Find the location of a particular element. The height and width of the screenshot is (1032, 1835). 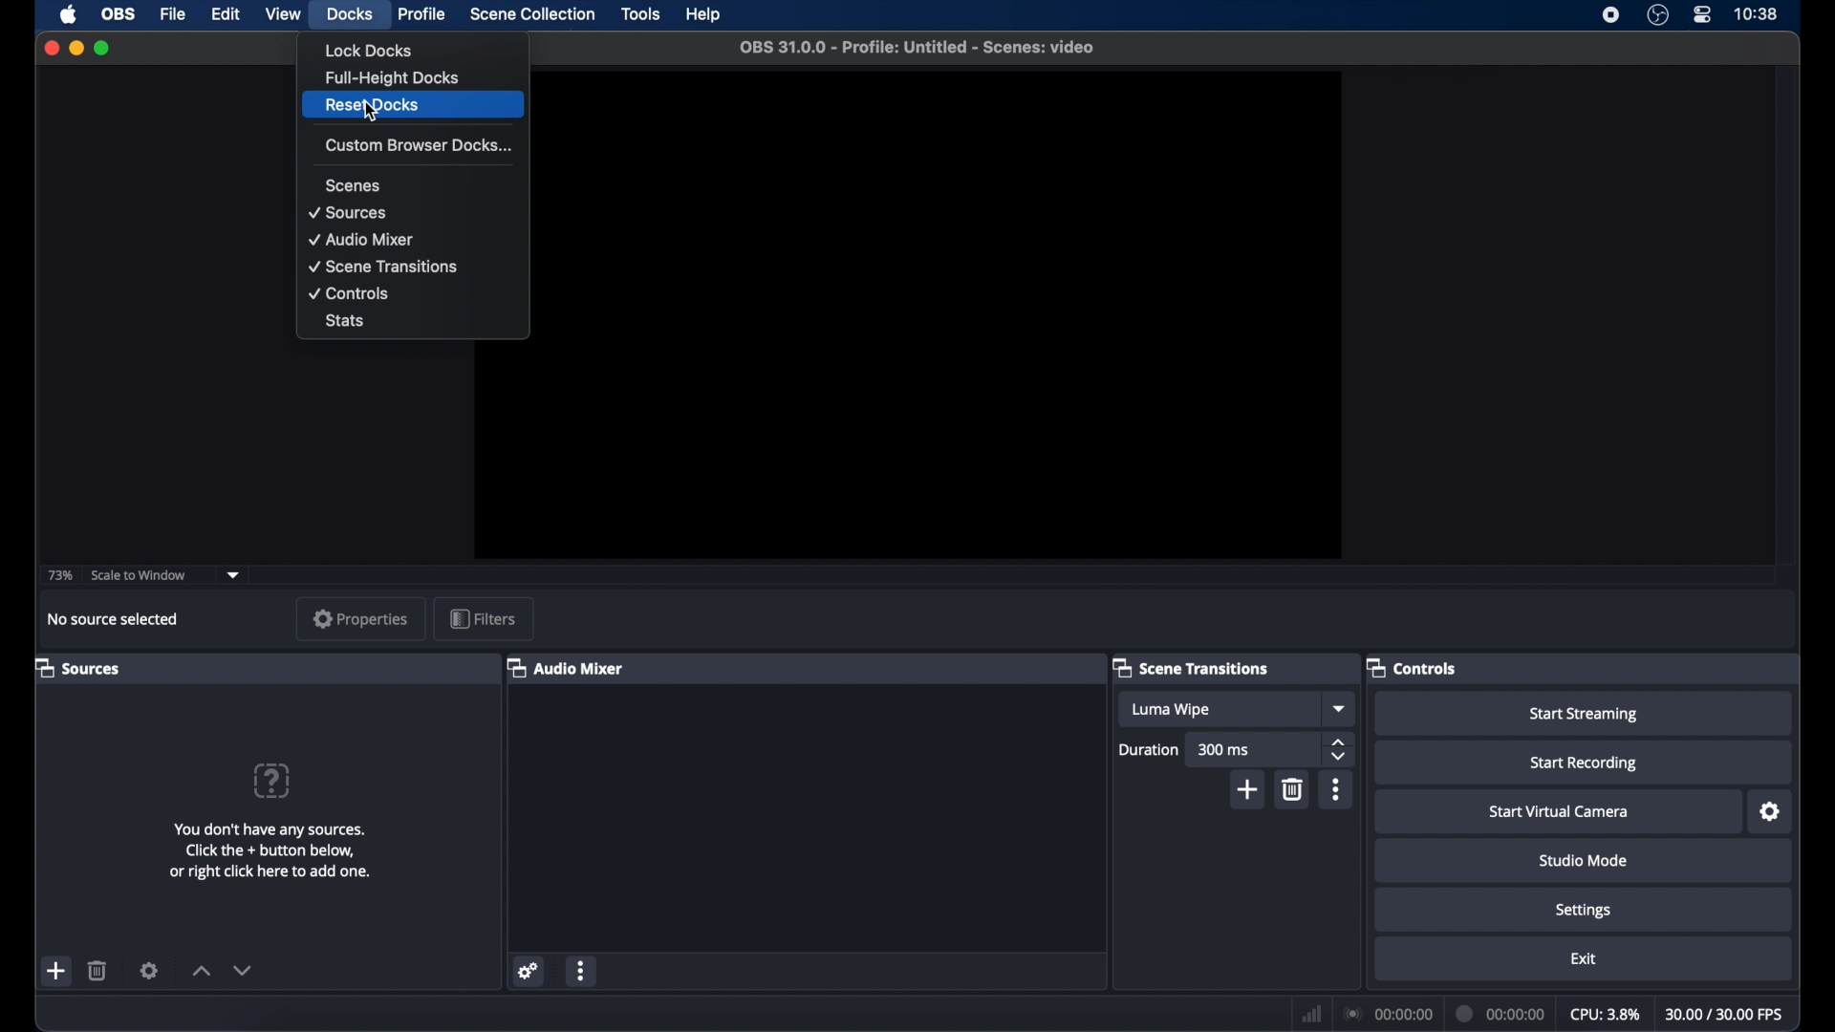

edit is located at coordinates (224, 14).